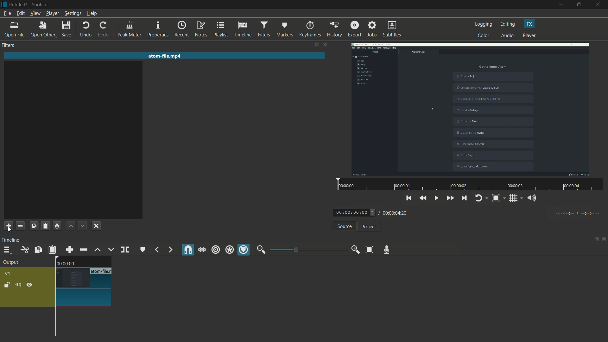  I want to click on toggle grid system, so click(516, 199).